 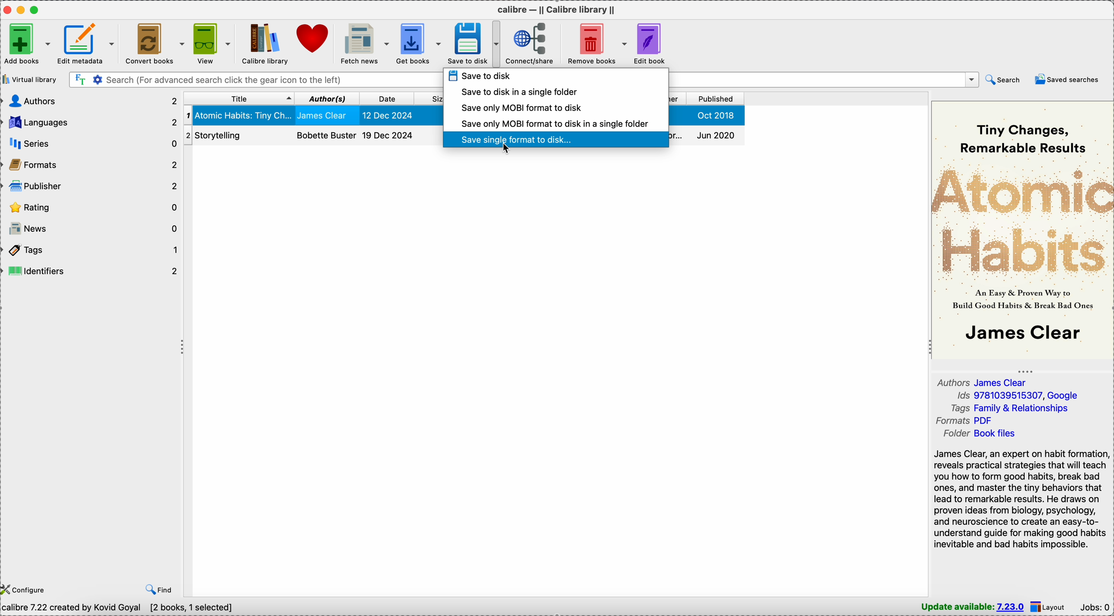 I want to click on tags Family & Relationships, so click(x=1010, y=408).